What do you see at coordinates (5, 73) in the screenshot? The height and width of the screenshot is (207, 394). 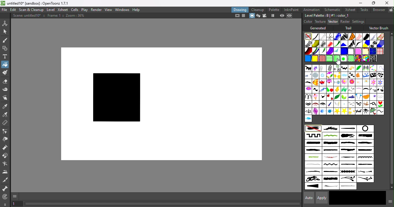 I see `Paint brush tool` at bounding box center [5, 73].